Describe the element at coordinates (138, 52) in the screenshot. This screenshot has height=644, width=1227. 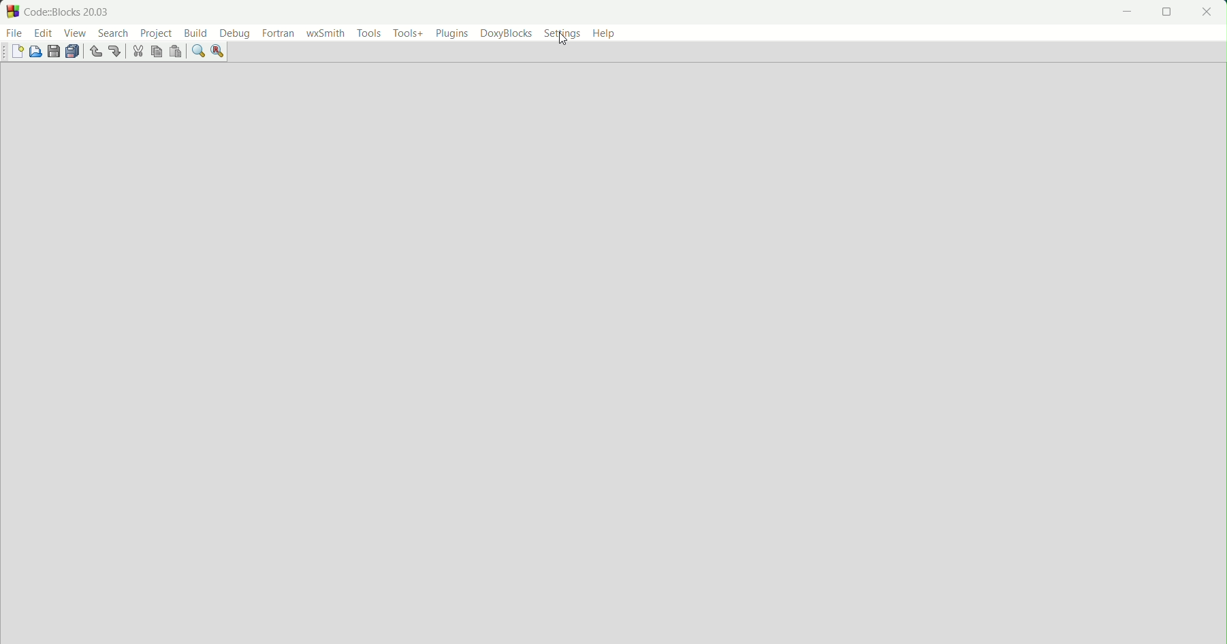
I see `cut` at that location.